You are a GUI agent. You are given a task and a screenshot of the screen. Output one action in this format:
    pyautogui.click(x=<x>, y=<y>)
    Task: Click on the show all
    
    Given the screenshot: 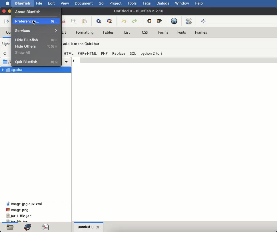 What is the action you would take?
    pyautogui.click(x=23, y=52)
    